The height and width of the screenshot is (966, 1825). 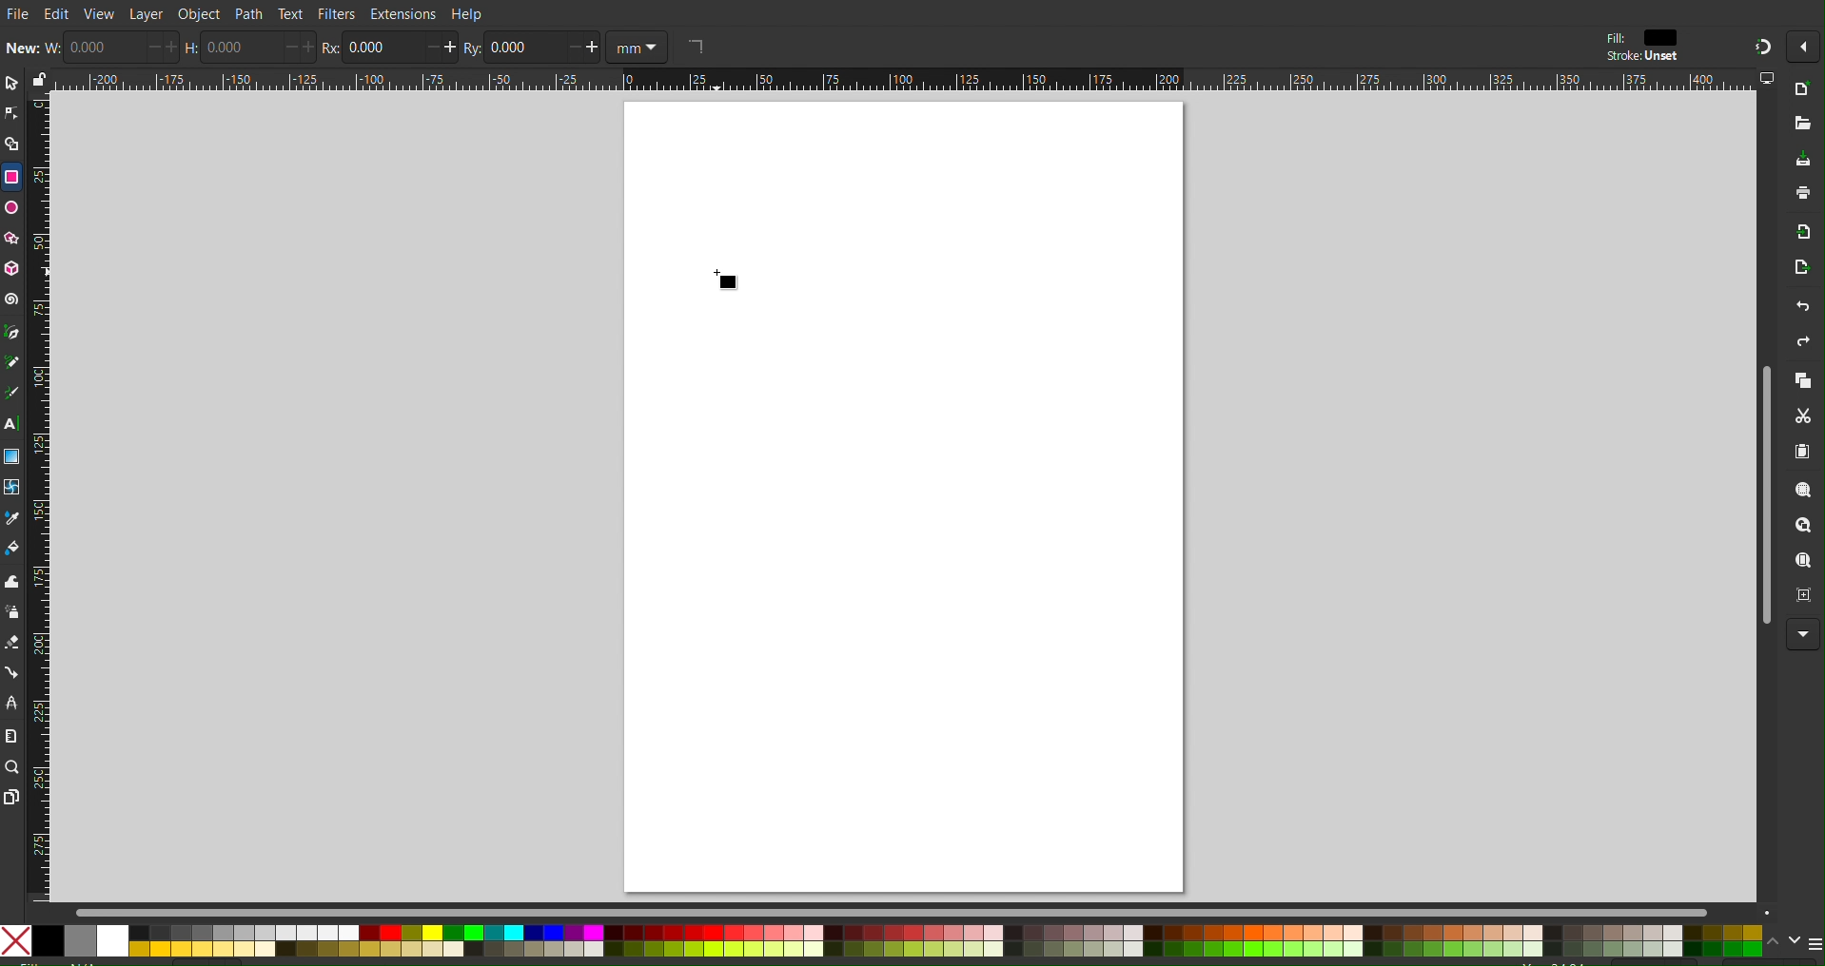 I want to click on Copy, so click(x=1804, y=382).